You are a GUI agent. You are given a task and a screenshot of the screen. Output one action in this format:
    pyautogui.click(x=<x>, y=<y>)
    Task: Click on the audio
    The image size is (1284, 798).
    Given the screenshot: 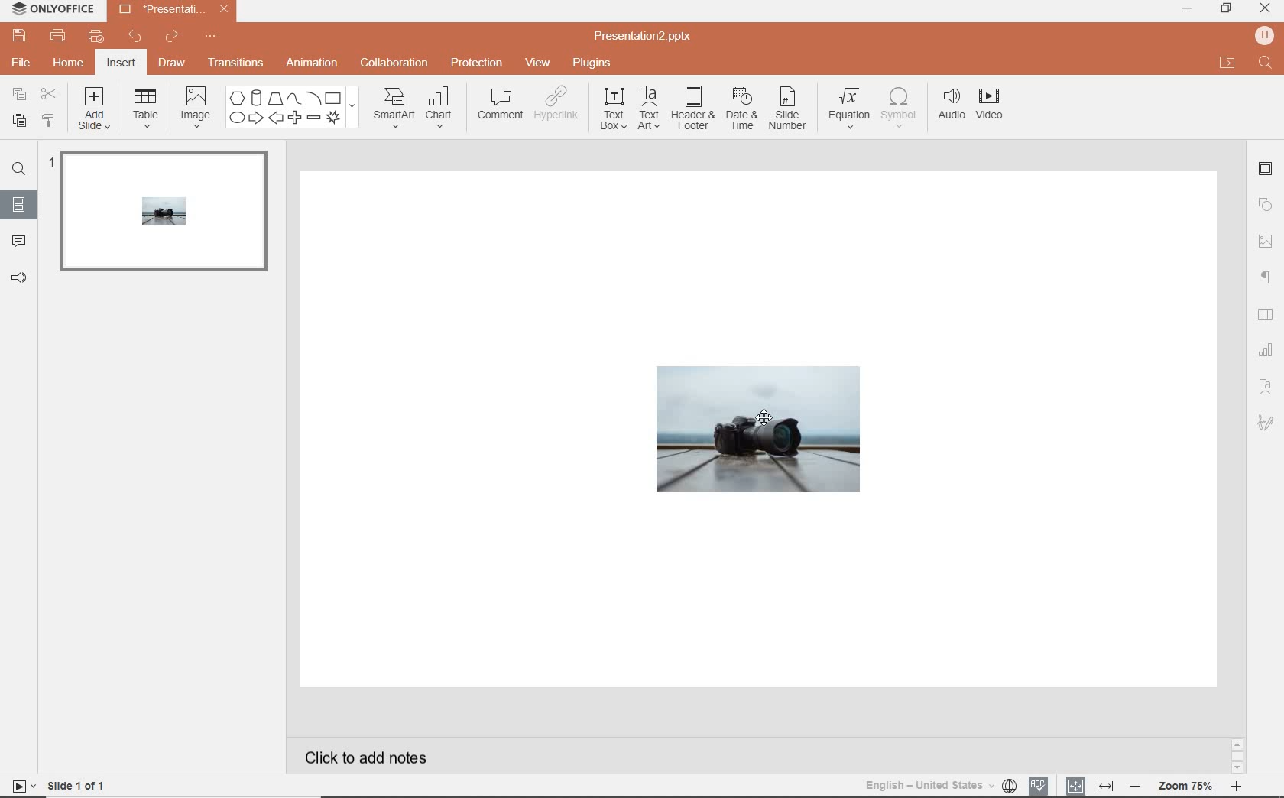 What is the action you would take?
    pyautogui.click(x=951, y=107)
    